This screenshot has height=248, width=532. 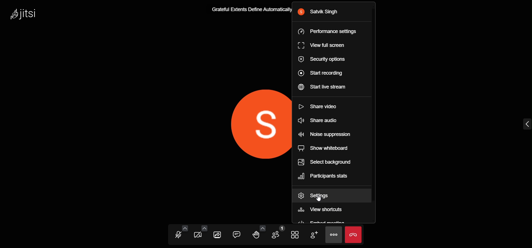 What do you see at coordinates (204, 228) in the screenshot?
I see `video setting` at bounding box center [204, 228].